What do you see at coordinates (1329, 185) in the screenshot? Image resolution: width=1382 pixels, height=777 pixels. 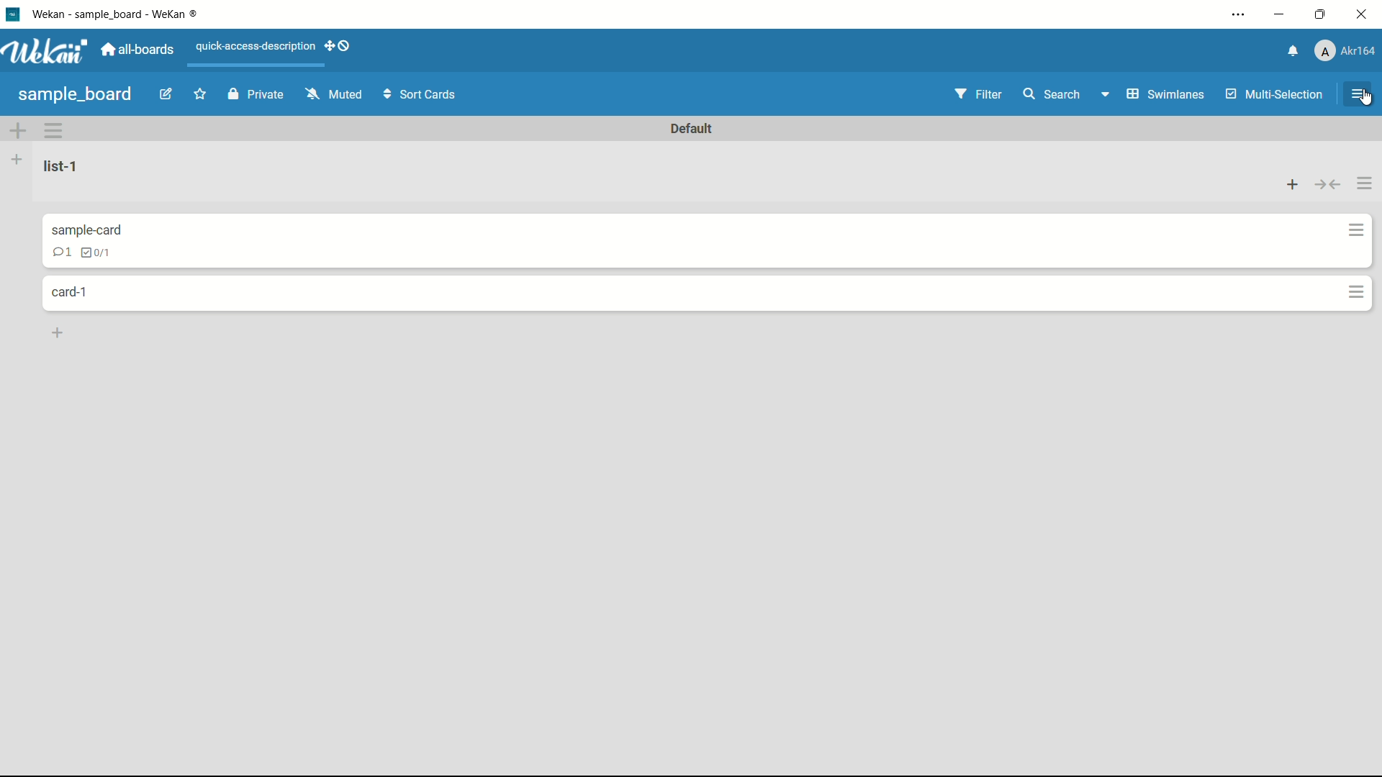 I see `collapse` at bounding box center [1329, 185].